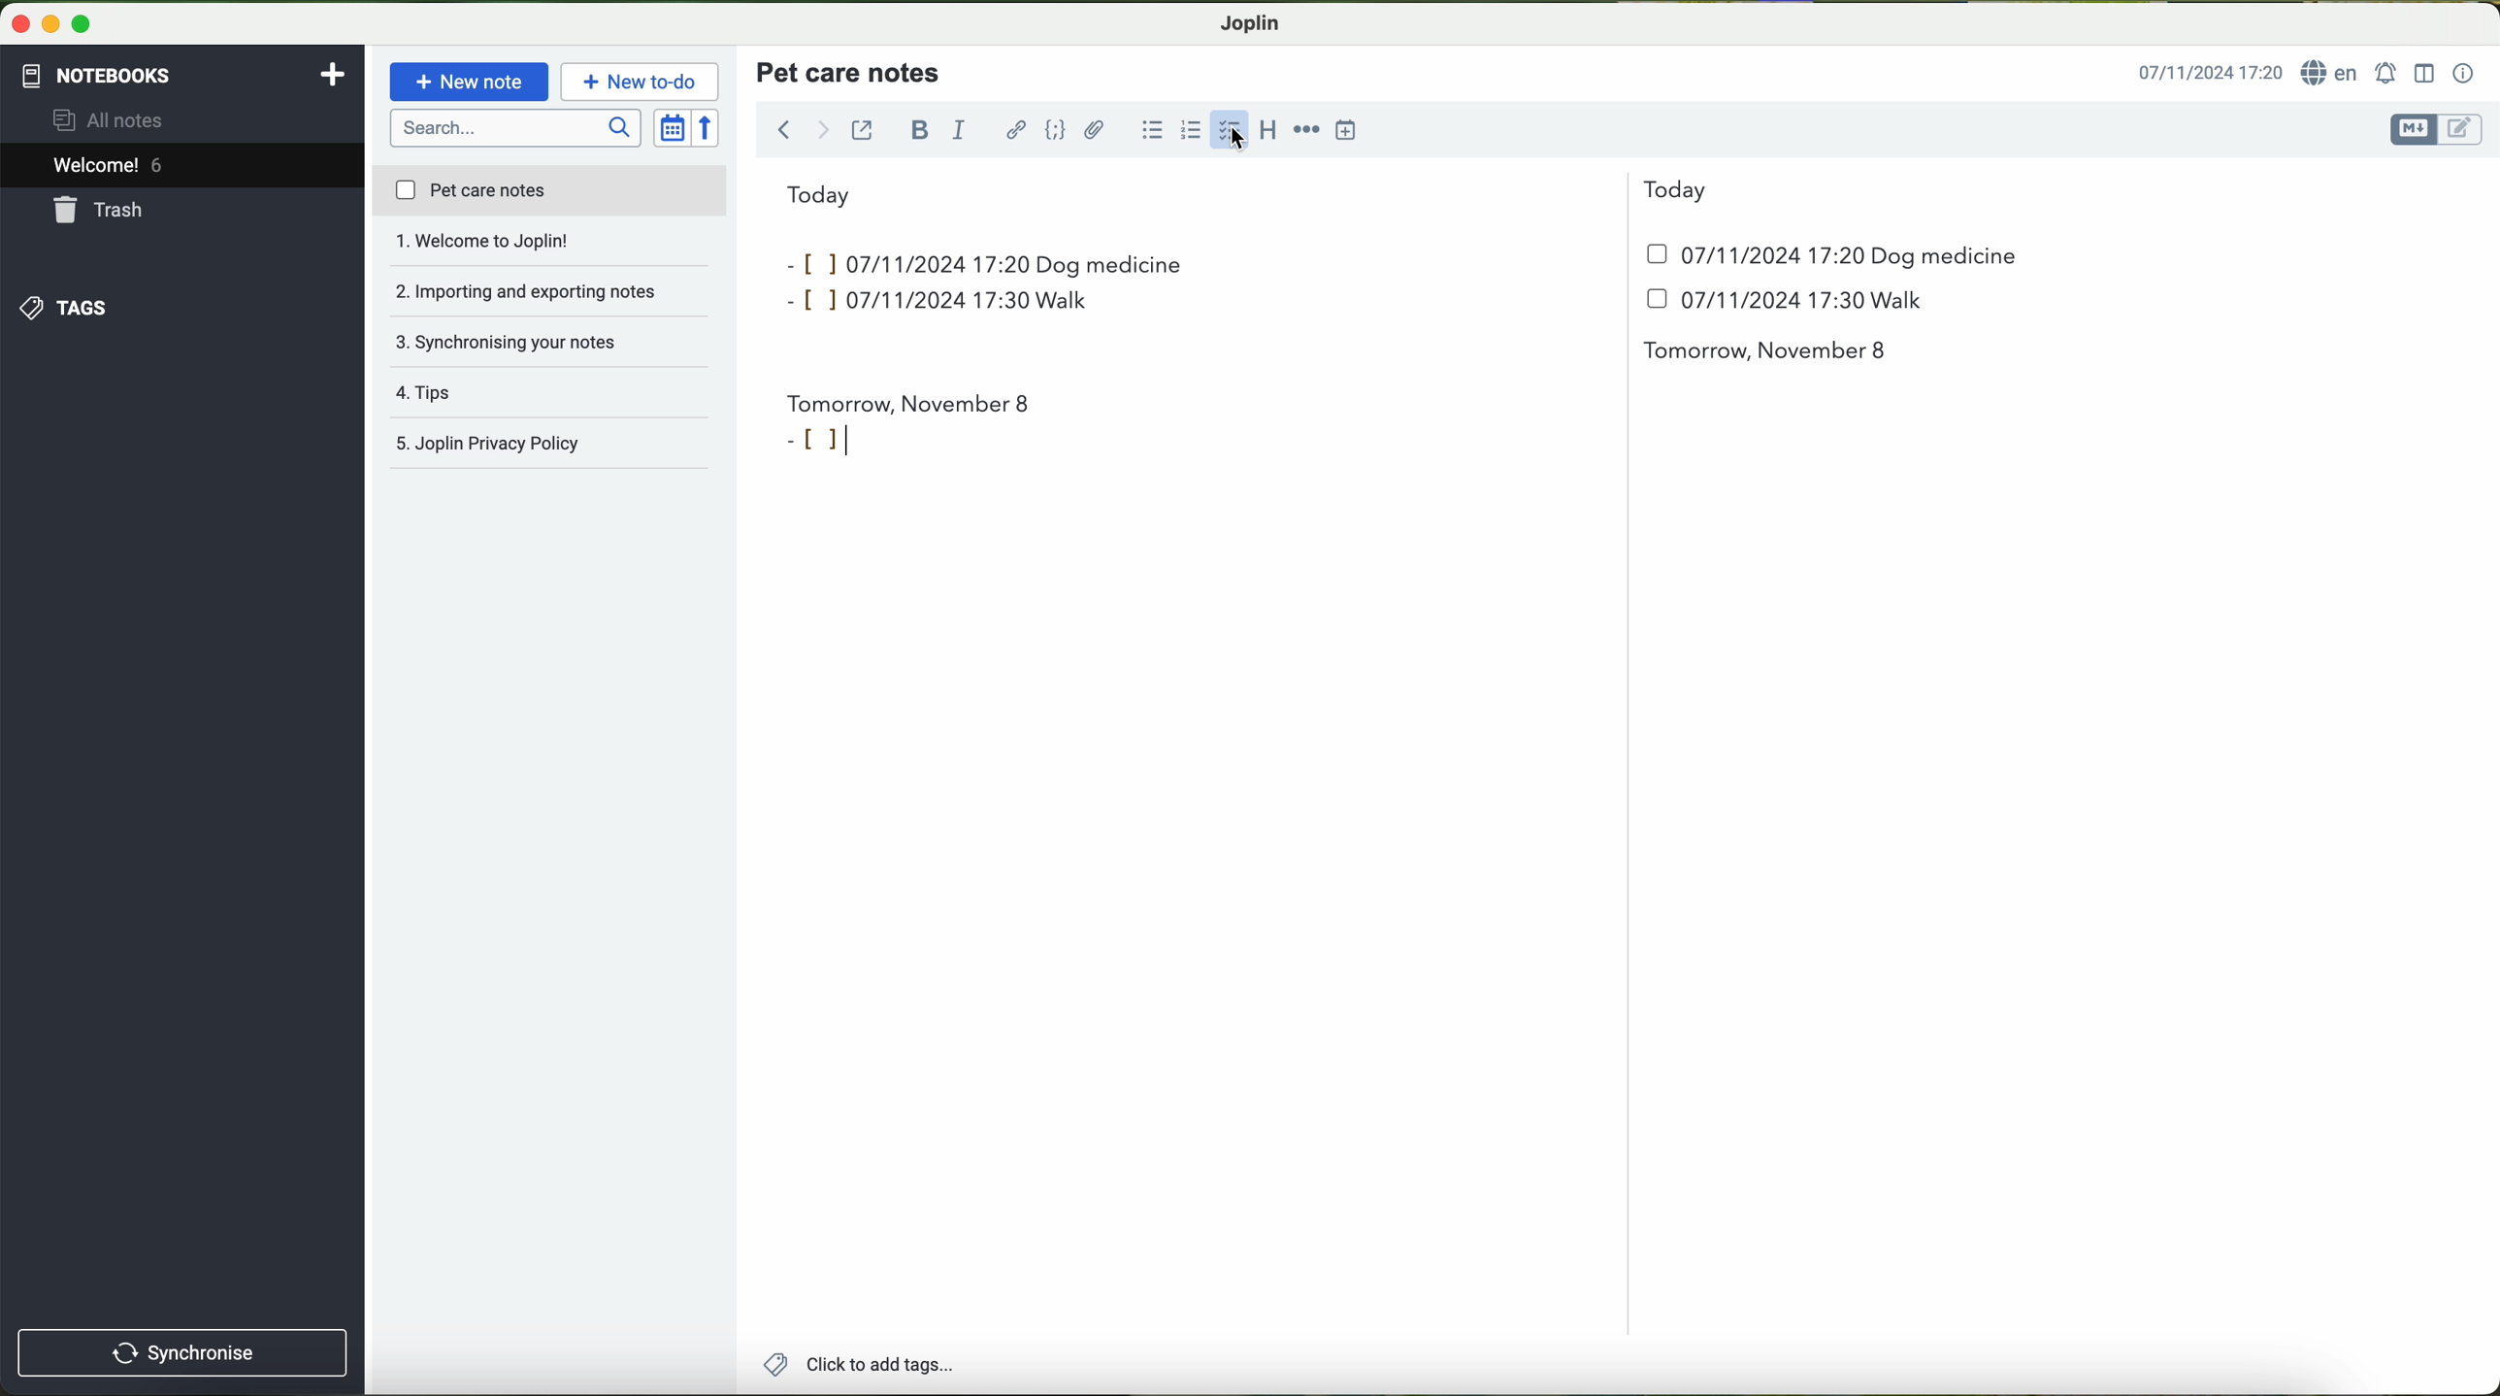  What do you see at coordinates (470, 82) in the screenshot?
I see `new note button` at bounding box center [470, 82].